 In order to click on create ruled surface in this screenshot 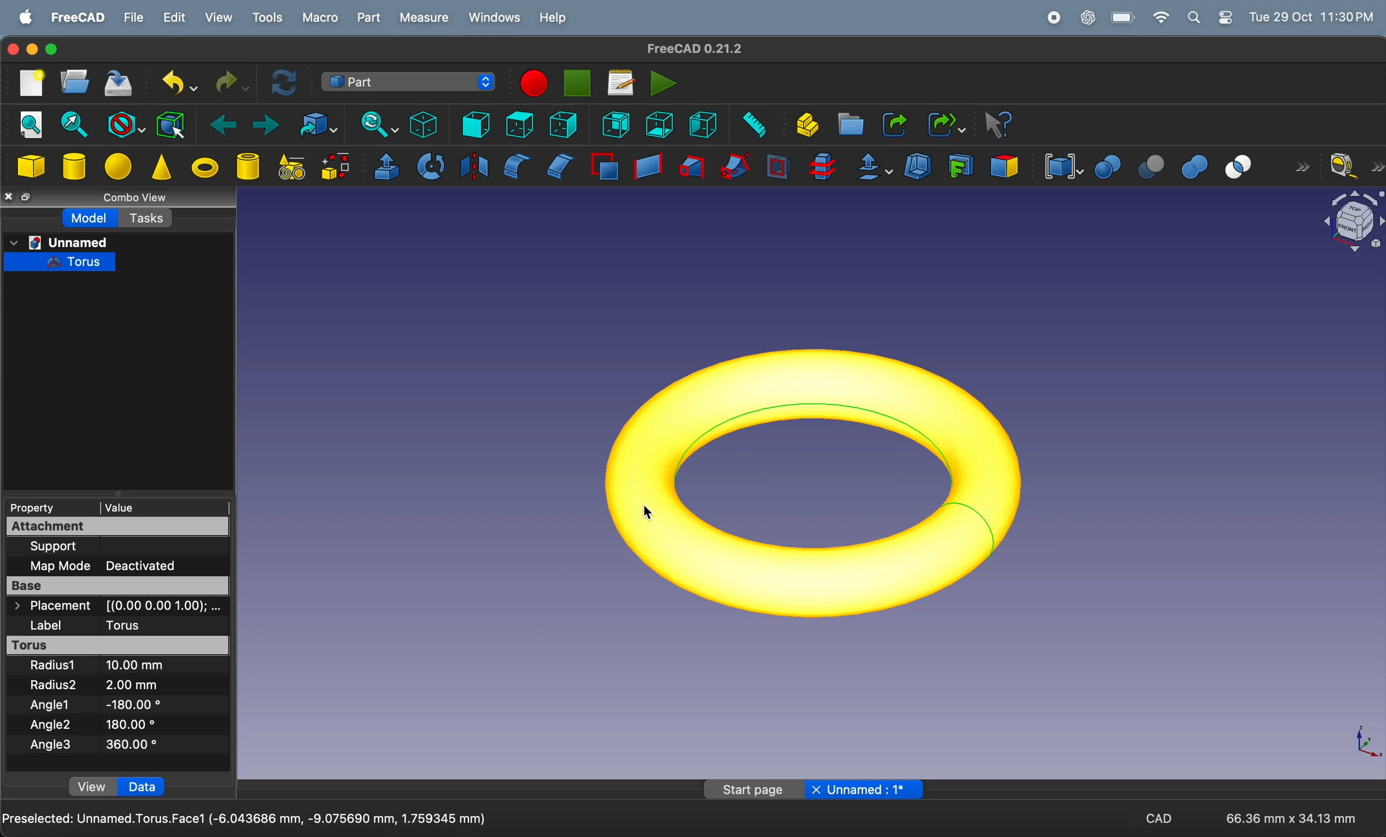, I will do `click(648, 166)`.